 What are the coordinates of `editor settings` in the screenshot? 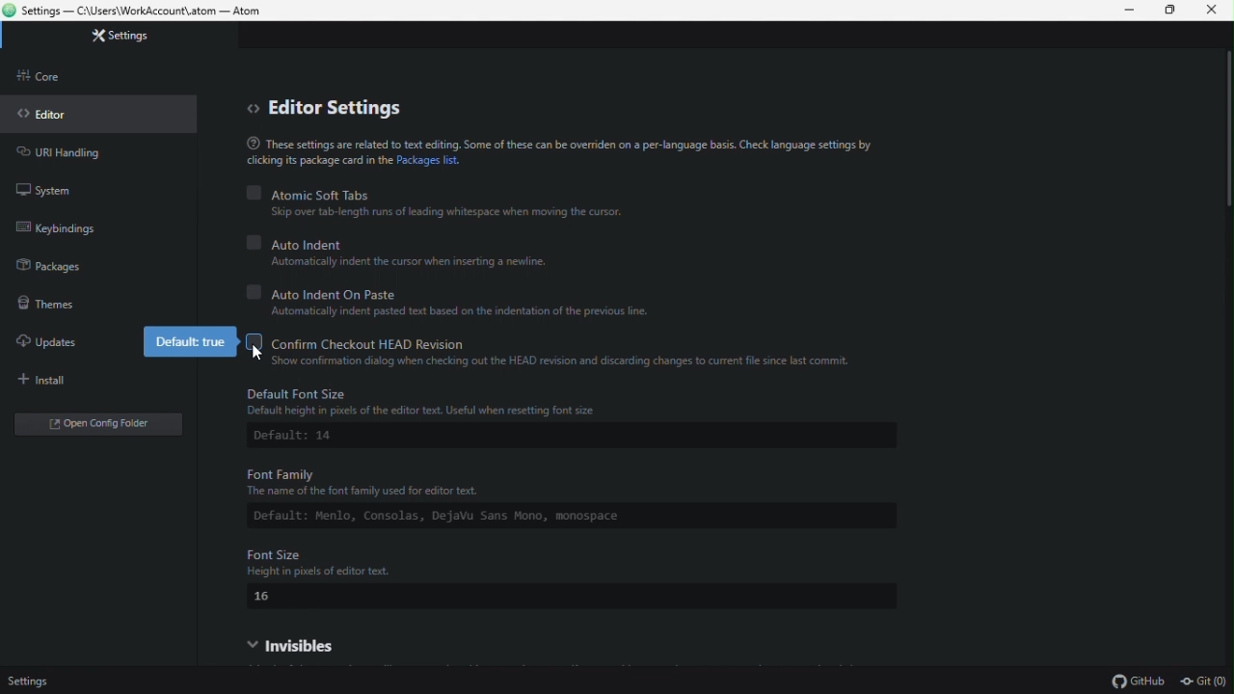 It's located at (329, 105).